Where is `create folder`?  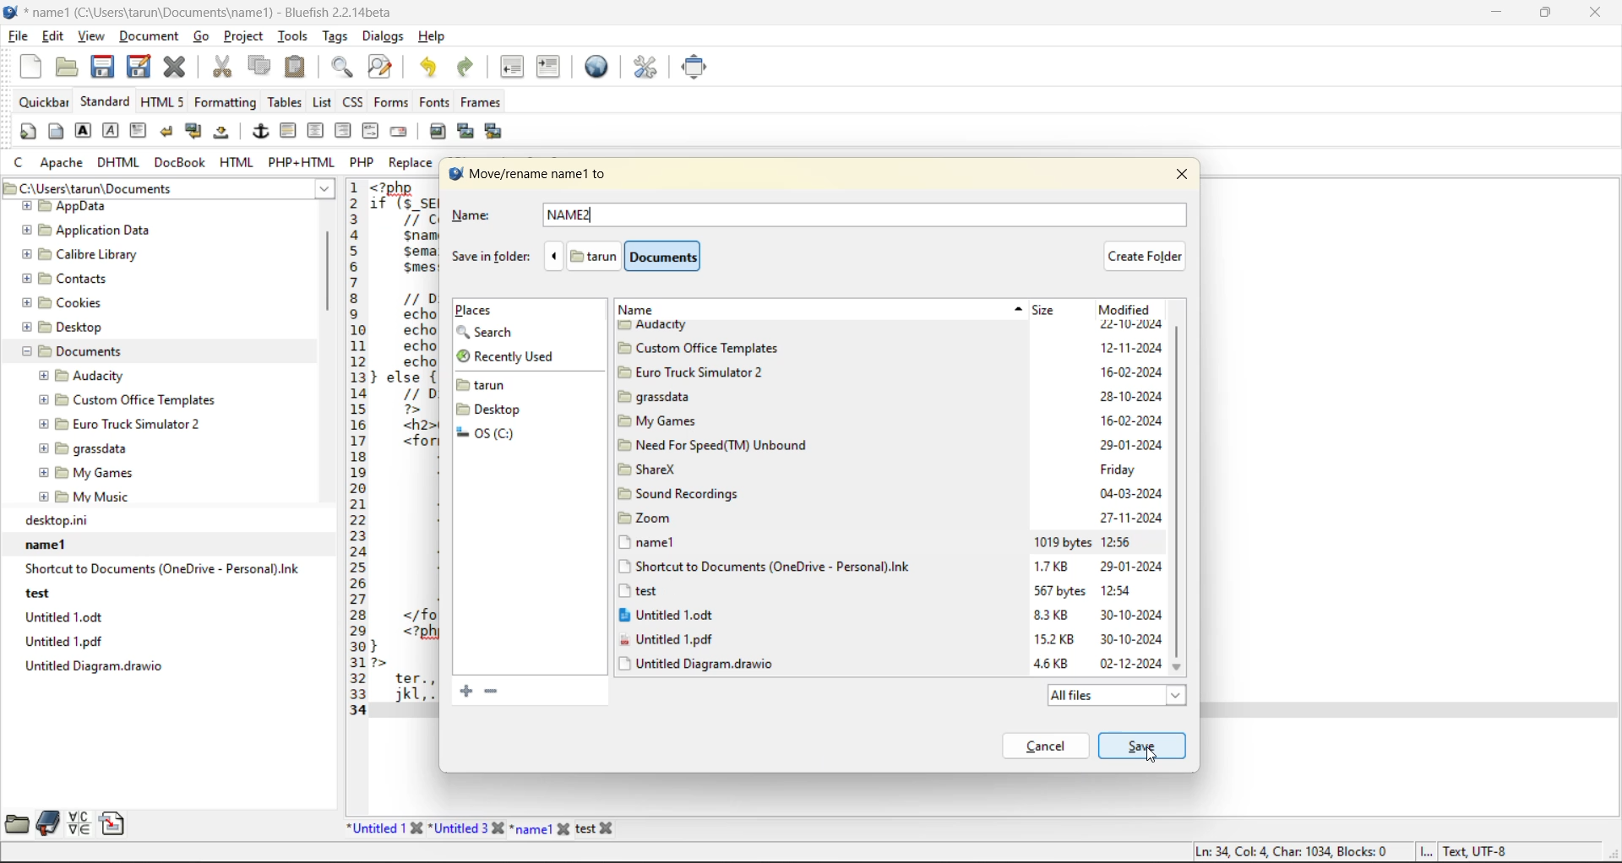
create folder is located at coordinates (1151, 256).